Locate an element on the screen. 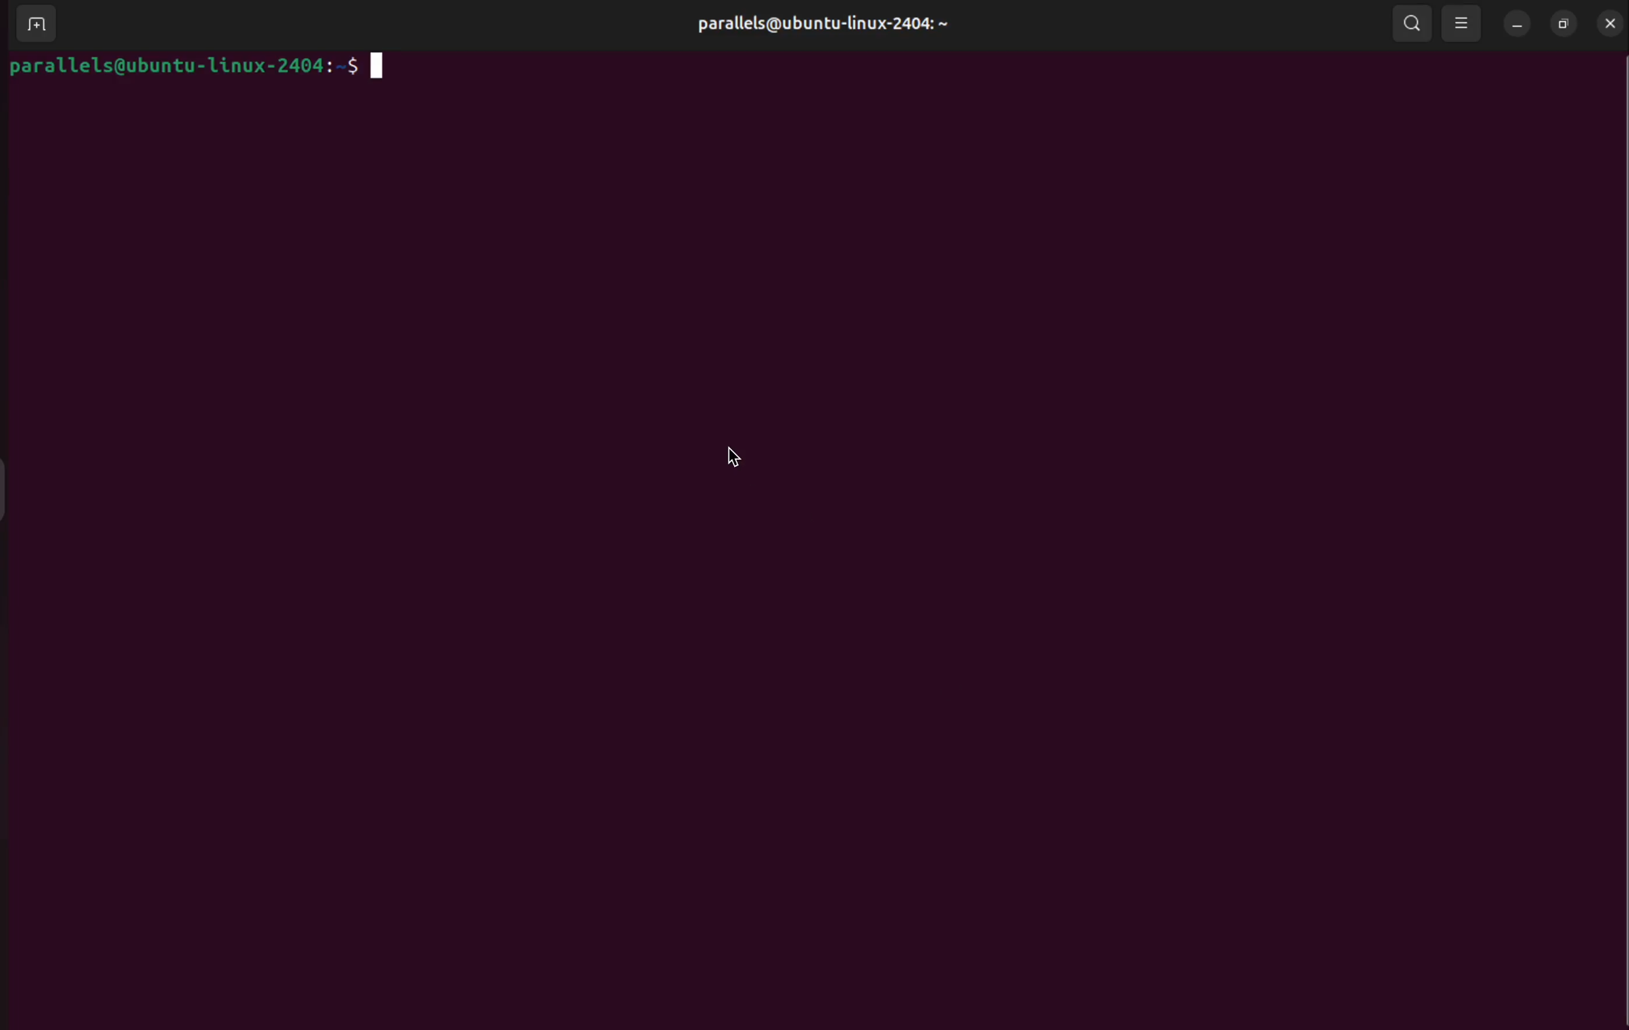 This screenshot has height=1030, width=1629. close is located at coordinates (1610, 25).